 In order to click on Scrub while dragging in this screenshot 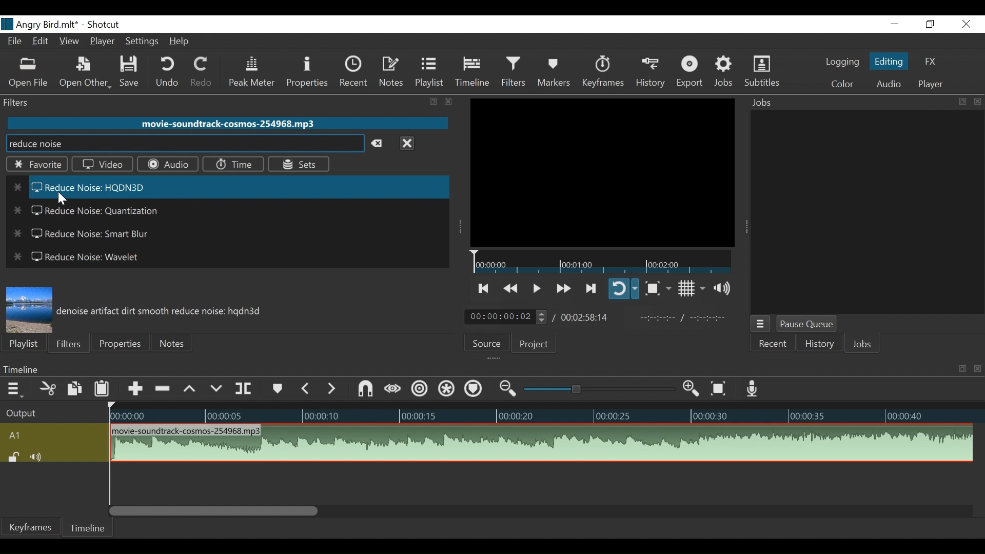, I will do `click(393, 389)`.